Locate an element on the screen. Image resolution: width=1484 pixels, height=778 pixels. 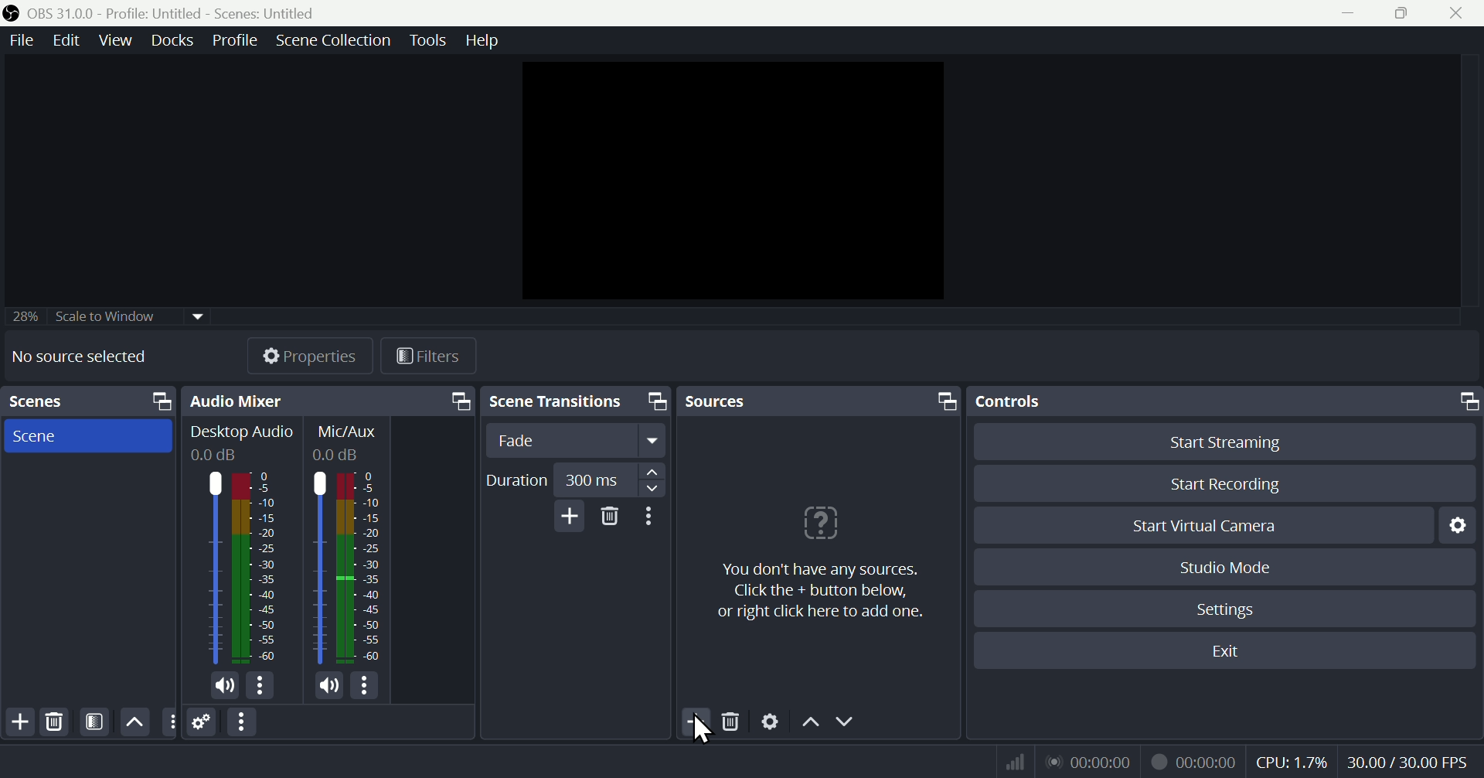
Settings is located at coordinates (1229, 609).